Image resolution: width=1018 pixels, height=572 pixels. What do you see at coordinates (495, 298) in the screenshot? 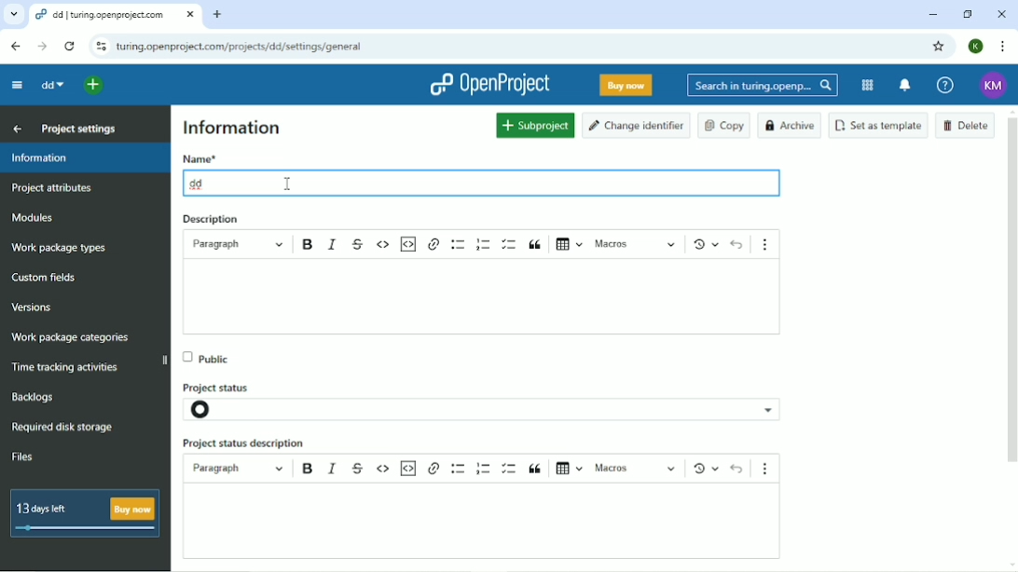
I see `text box` at bounding box center [495, 298].